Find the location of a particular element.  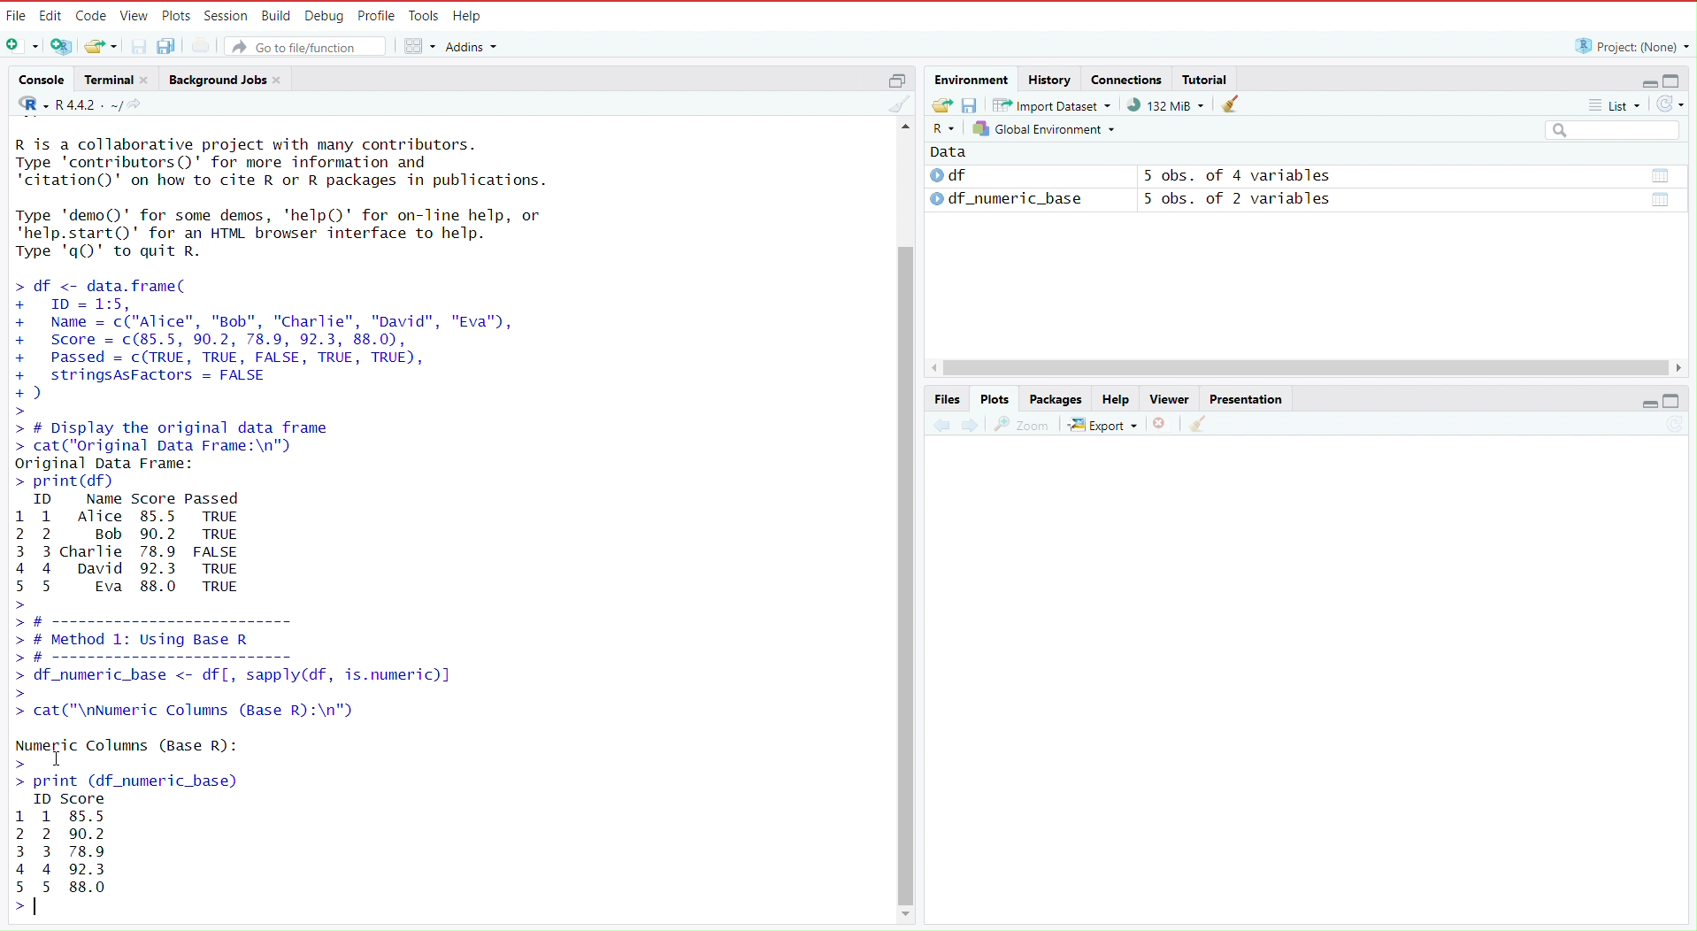

play is located at coordinates (937, 175).